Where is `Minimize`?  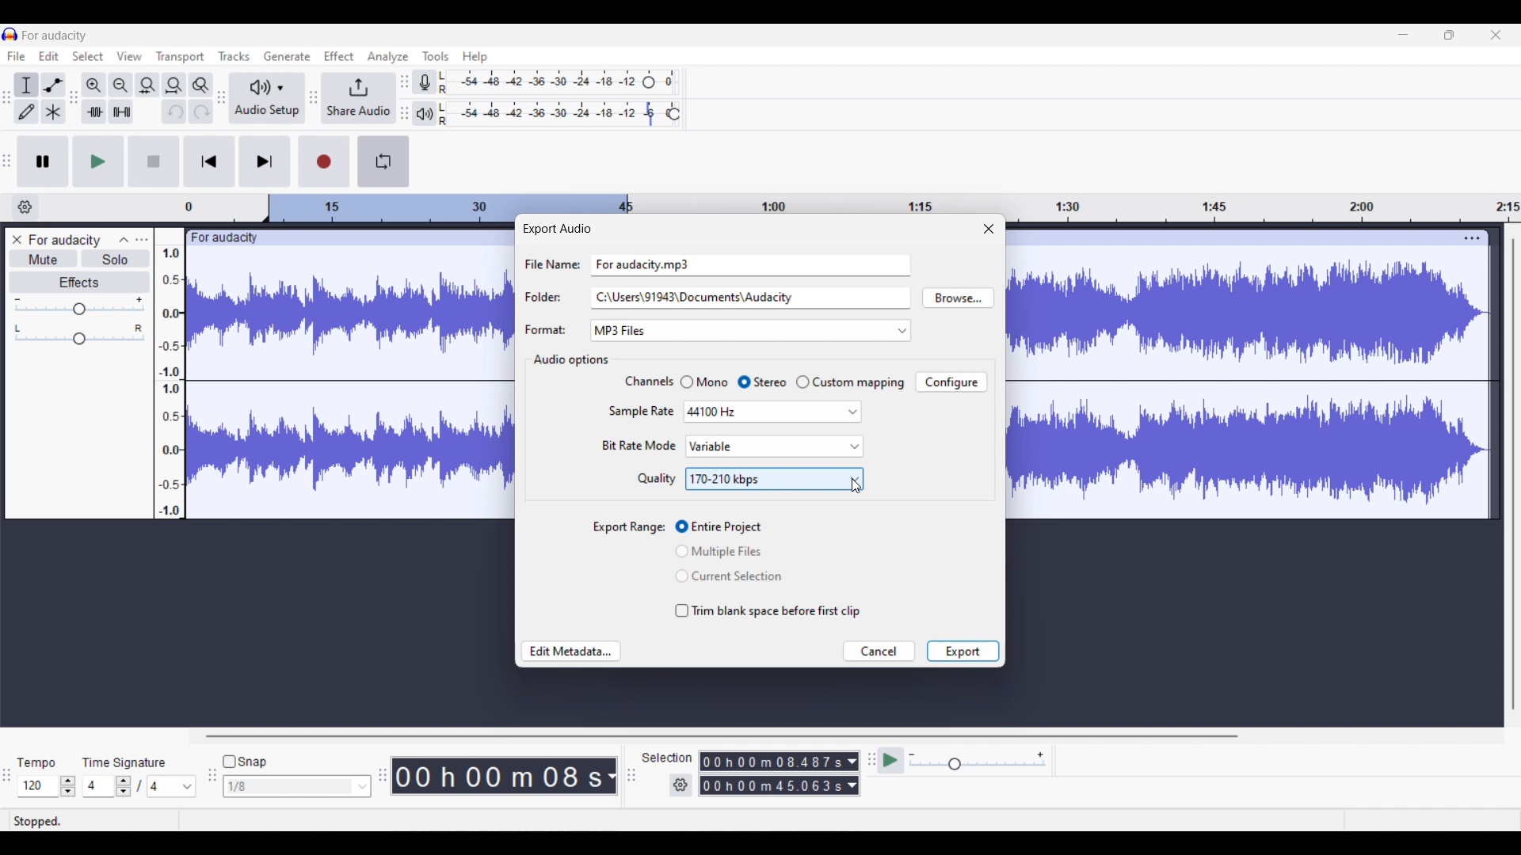 Minimize is located at coordinates (1403, 35).